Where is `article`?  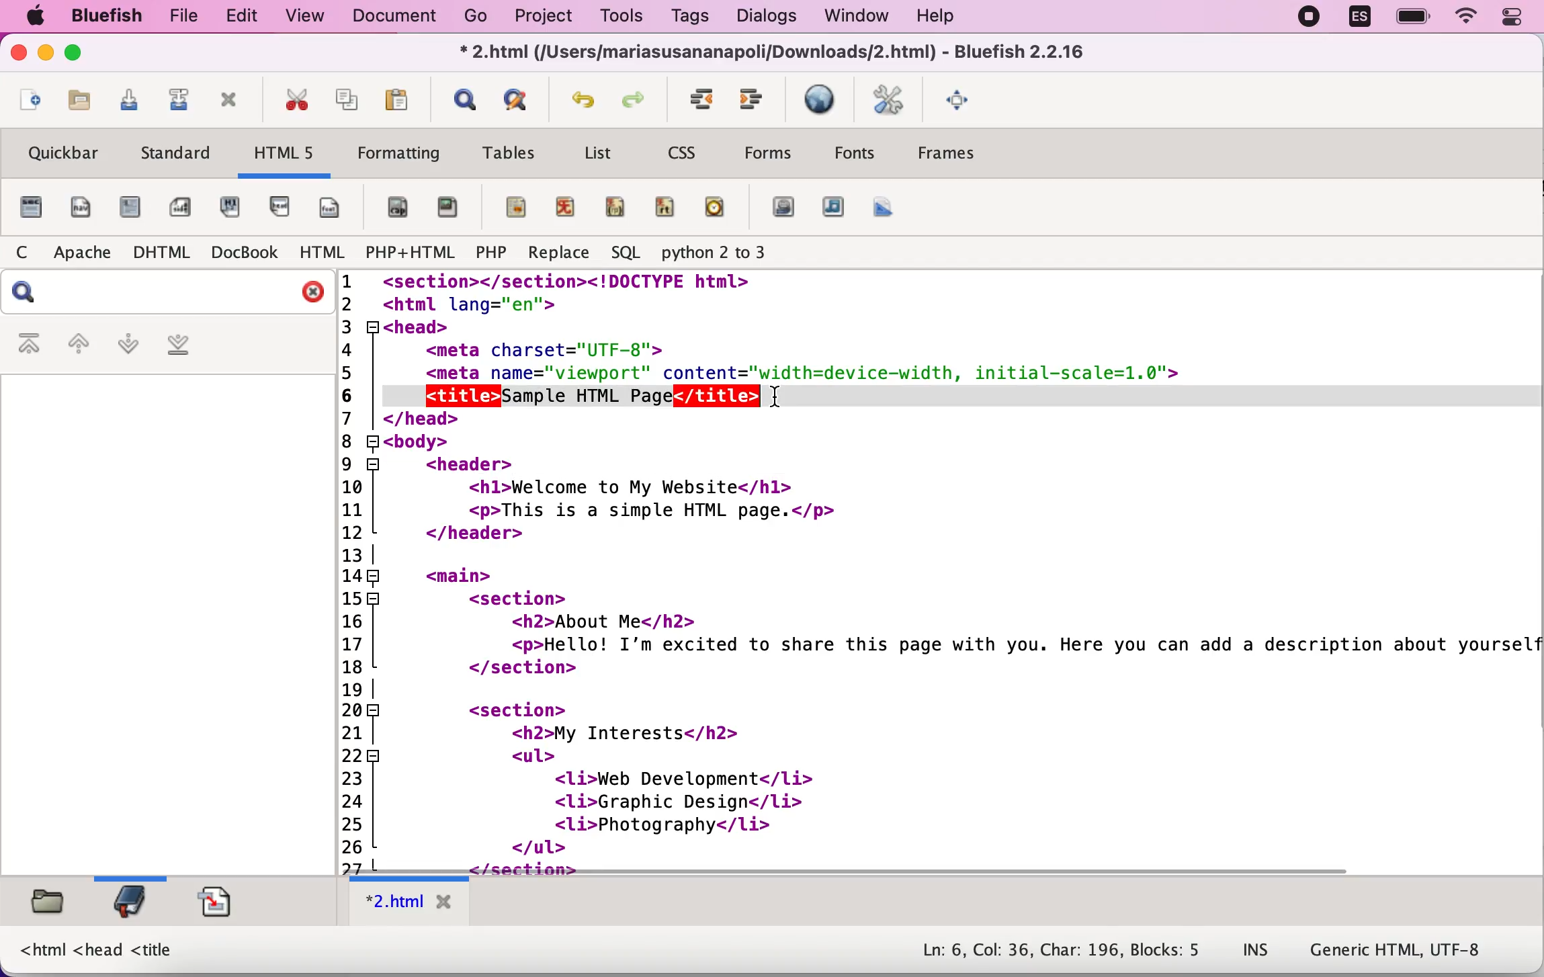
article is located at coordinates (132, 209).